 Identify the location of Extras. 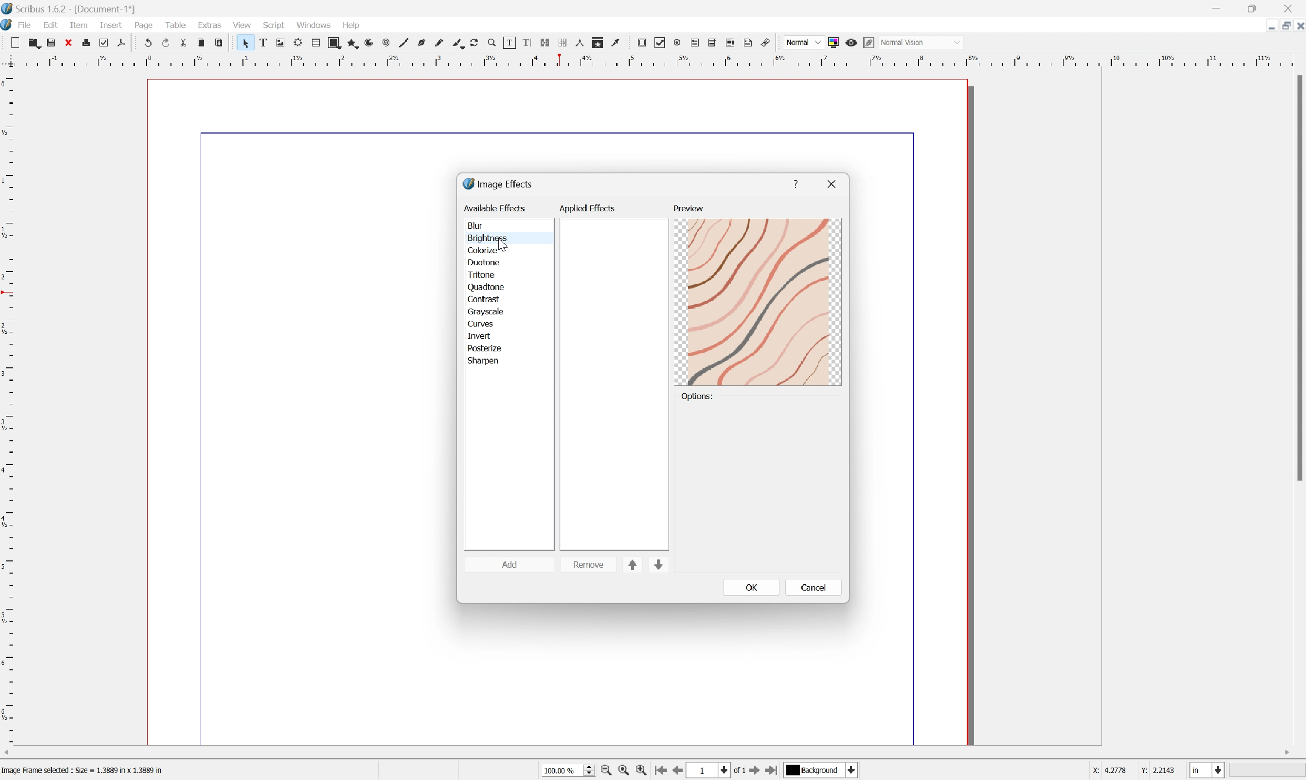
(210, 27).